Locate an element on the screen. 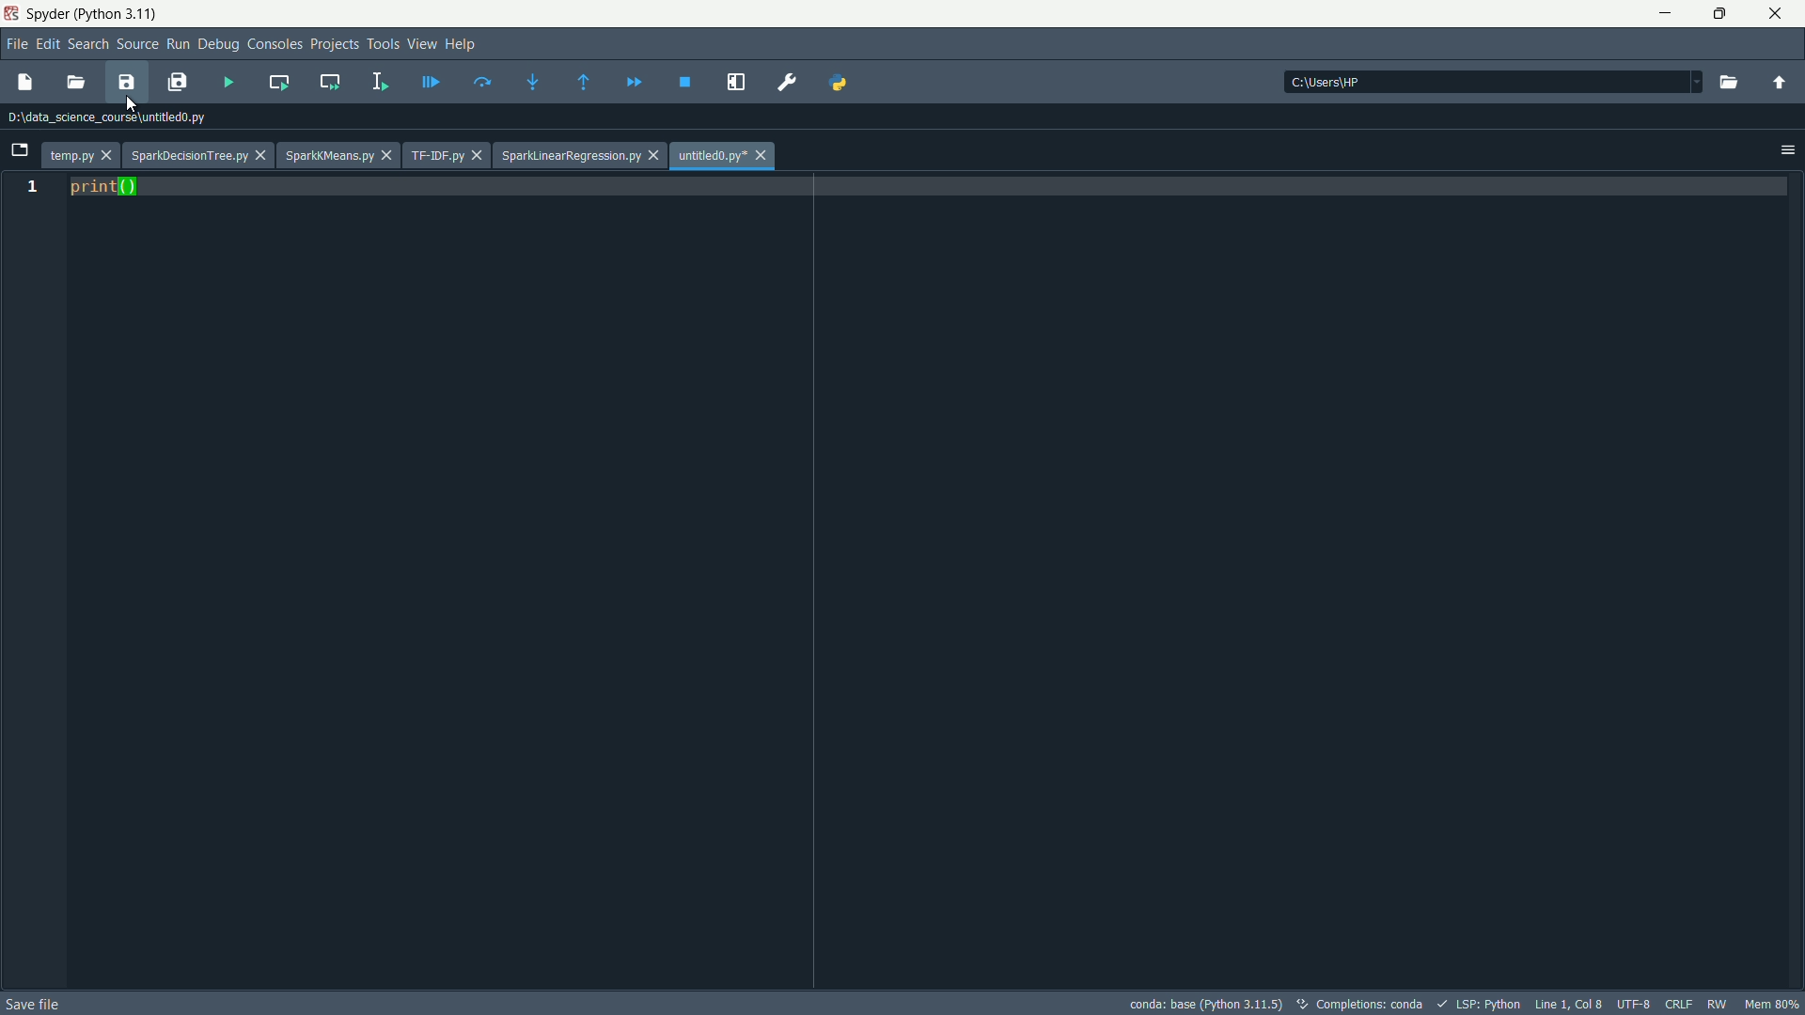 The width and height of the screenshot is (1805, 1015). line number is located at coordinates (33, 187).